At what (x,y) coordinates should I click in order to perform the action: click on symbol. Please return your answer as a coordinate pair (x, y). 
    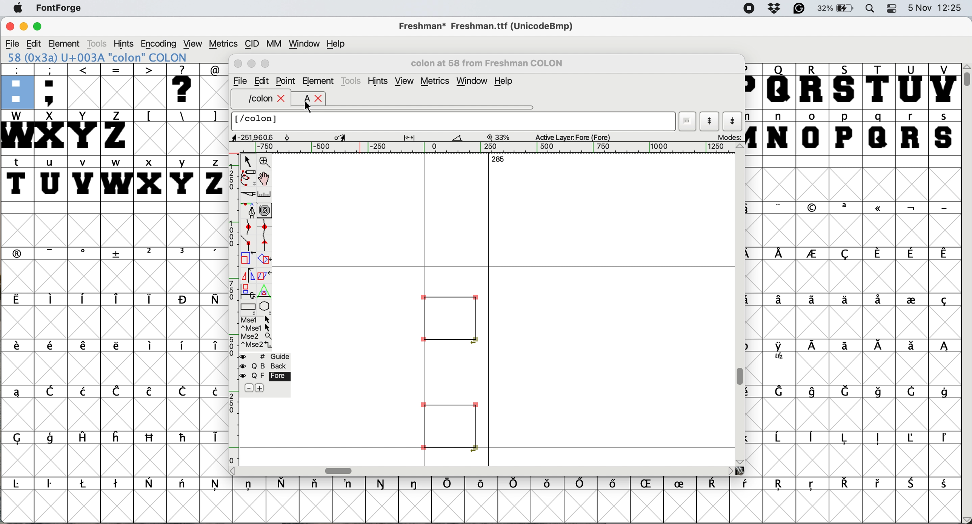
    Looking at the image, I should click on (815, 391).